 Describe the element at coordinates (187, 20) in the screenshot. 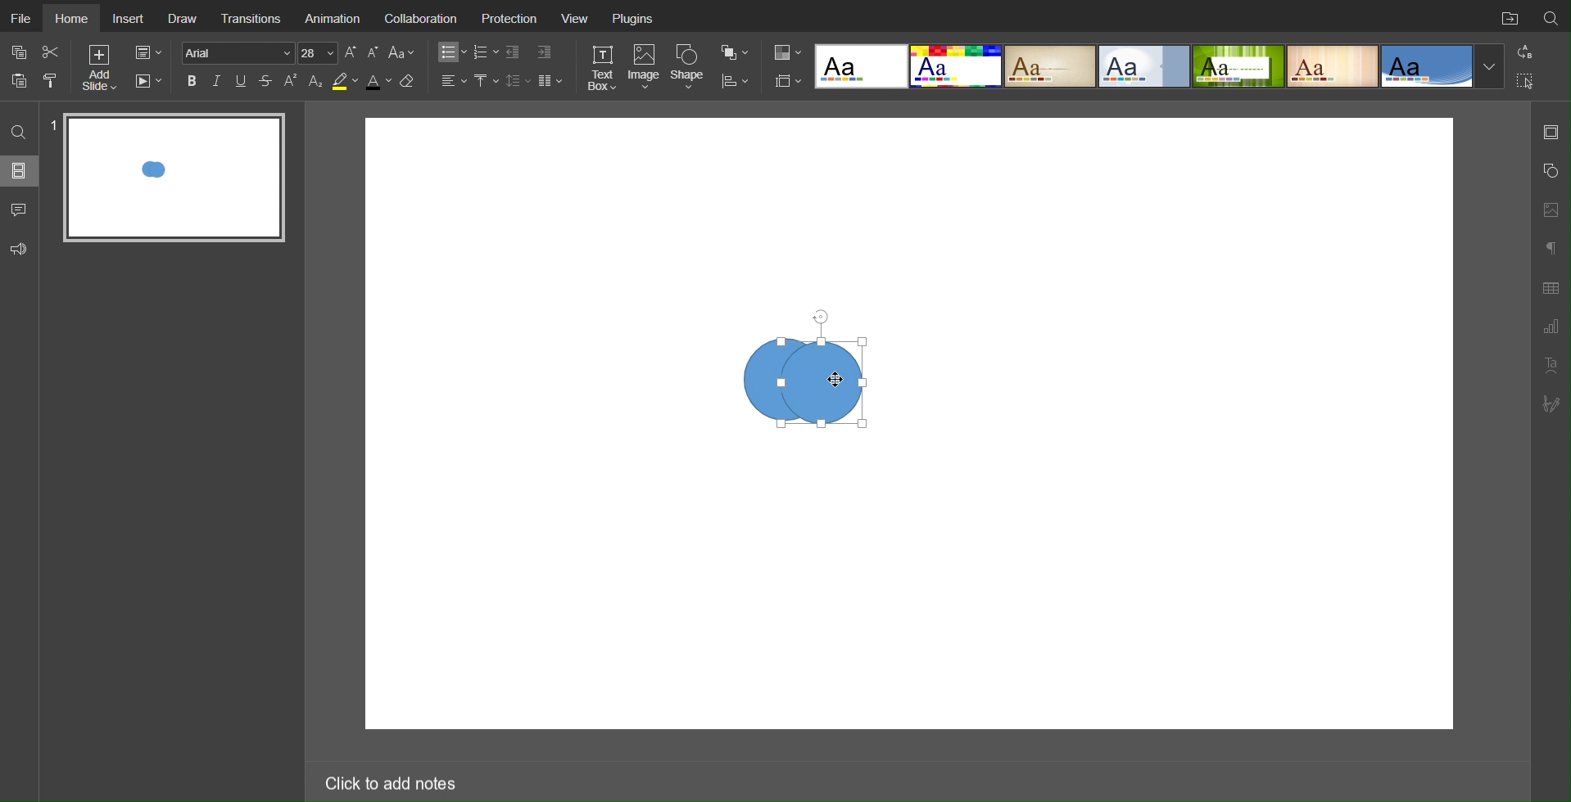

I see `Draw` at that location.